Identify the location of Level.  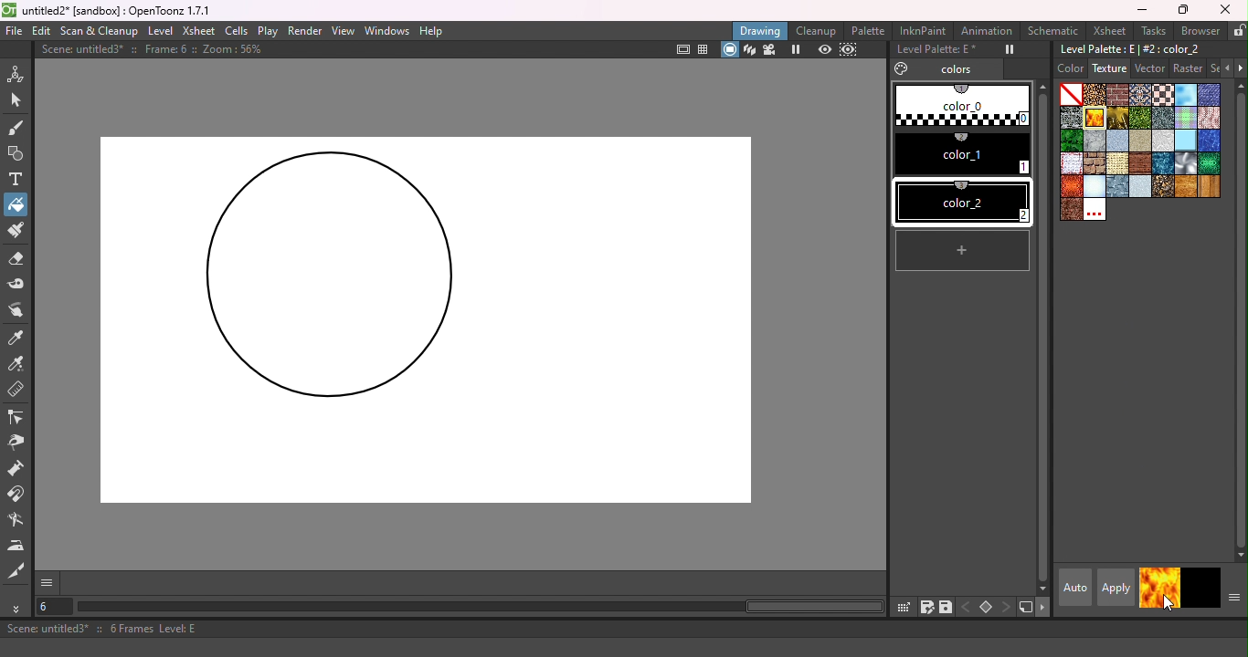
(162, 30).